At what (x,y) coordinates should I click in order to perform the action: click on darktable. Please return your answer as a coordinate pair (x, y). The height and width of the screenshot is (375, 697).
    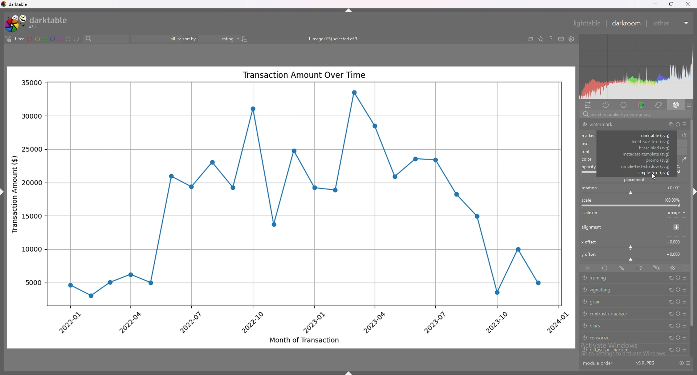
    Looking at the image, I should click on (16, 4).